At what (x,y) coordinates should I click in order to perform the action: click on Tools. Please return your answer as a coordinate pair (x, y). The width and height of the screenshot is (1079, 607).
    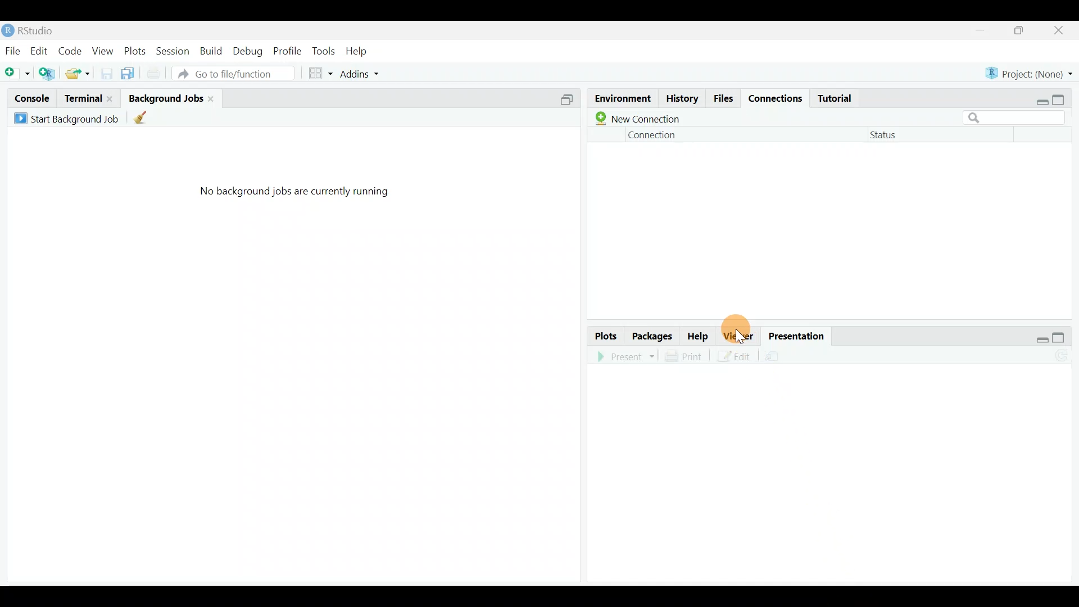
    Looking at the image, I should click on (323, 52).